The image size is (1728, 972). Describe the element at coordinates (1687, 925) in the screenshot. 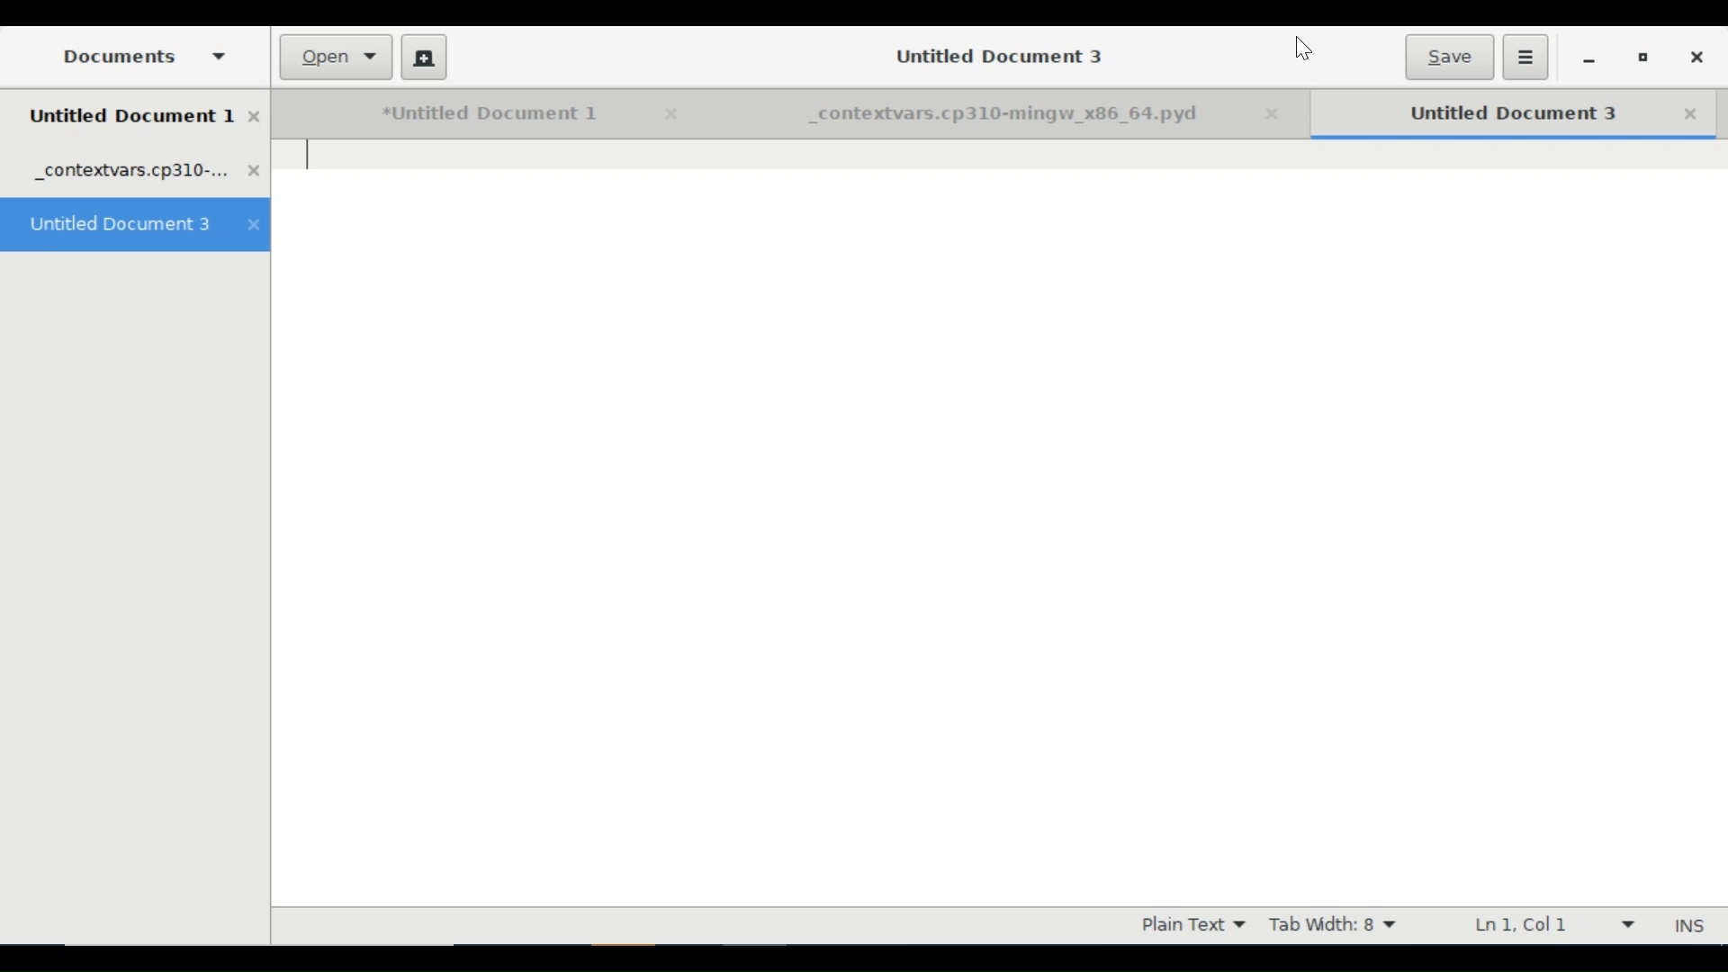

I see `Insert` at that location.